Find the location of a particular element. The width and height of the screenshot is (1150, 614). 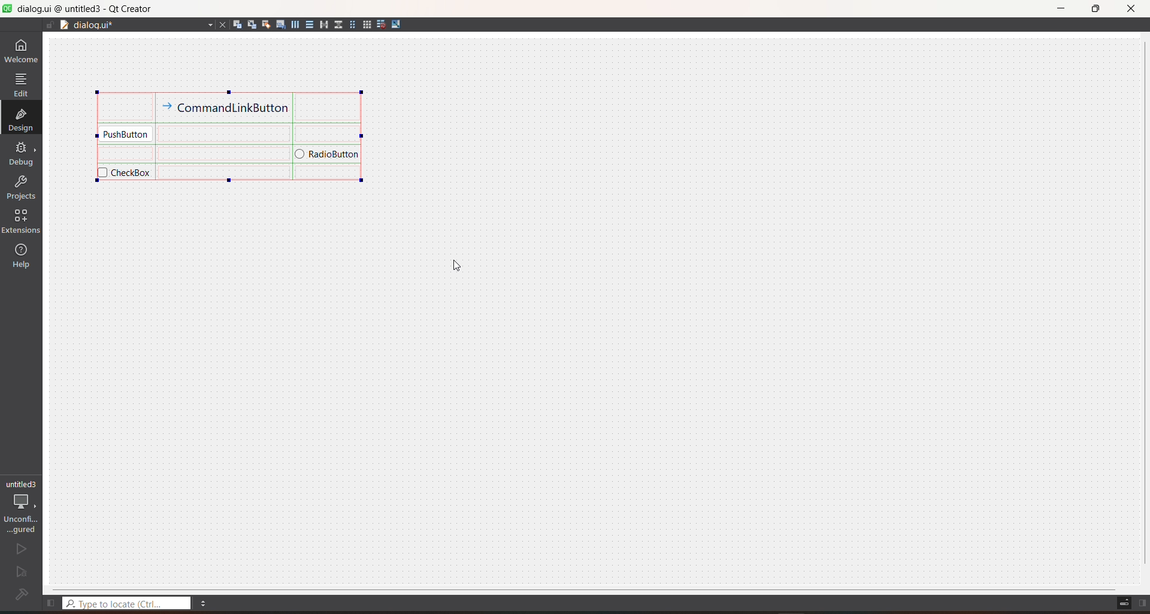

file is editable is located at coordinates (48, 25).